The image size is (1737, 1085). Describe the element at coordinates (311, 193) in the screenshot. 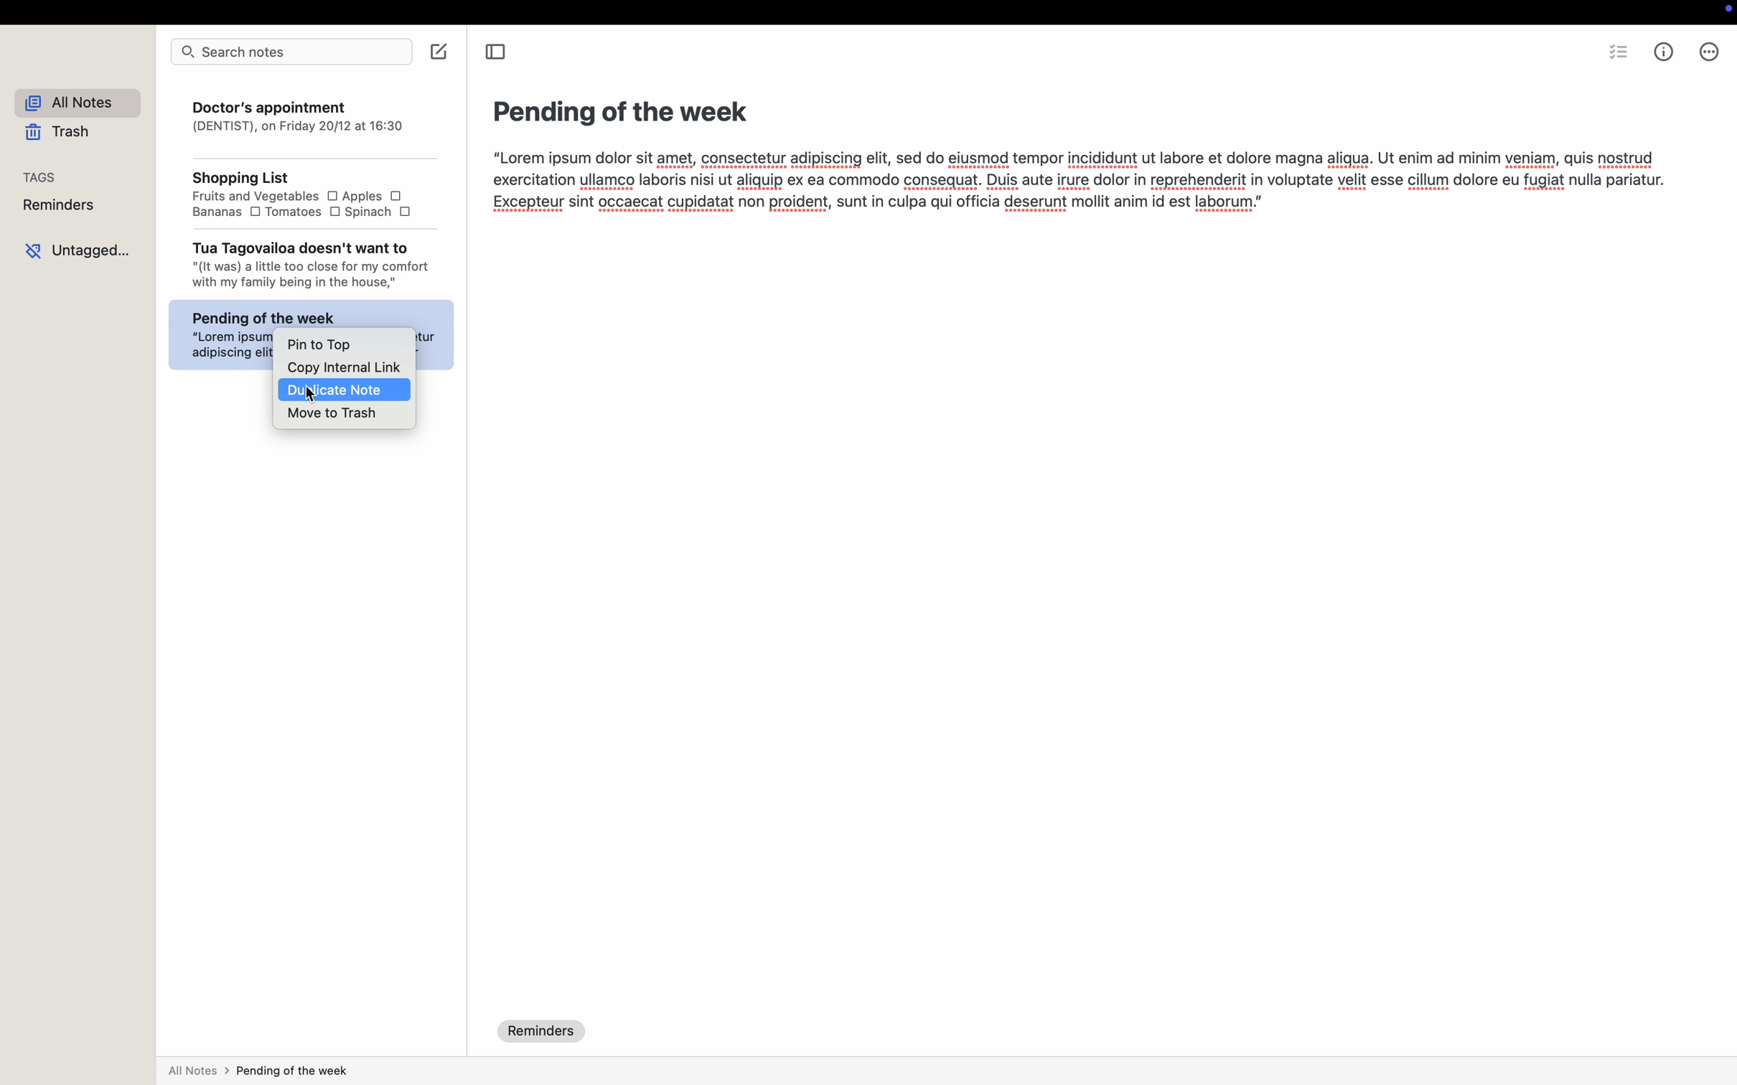

I see `Shopping List
Fruits and Vegetables OO Apples O
Bananas O Tomatoes O Spinach O` at that location.